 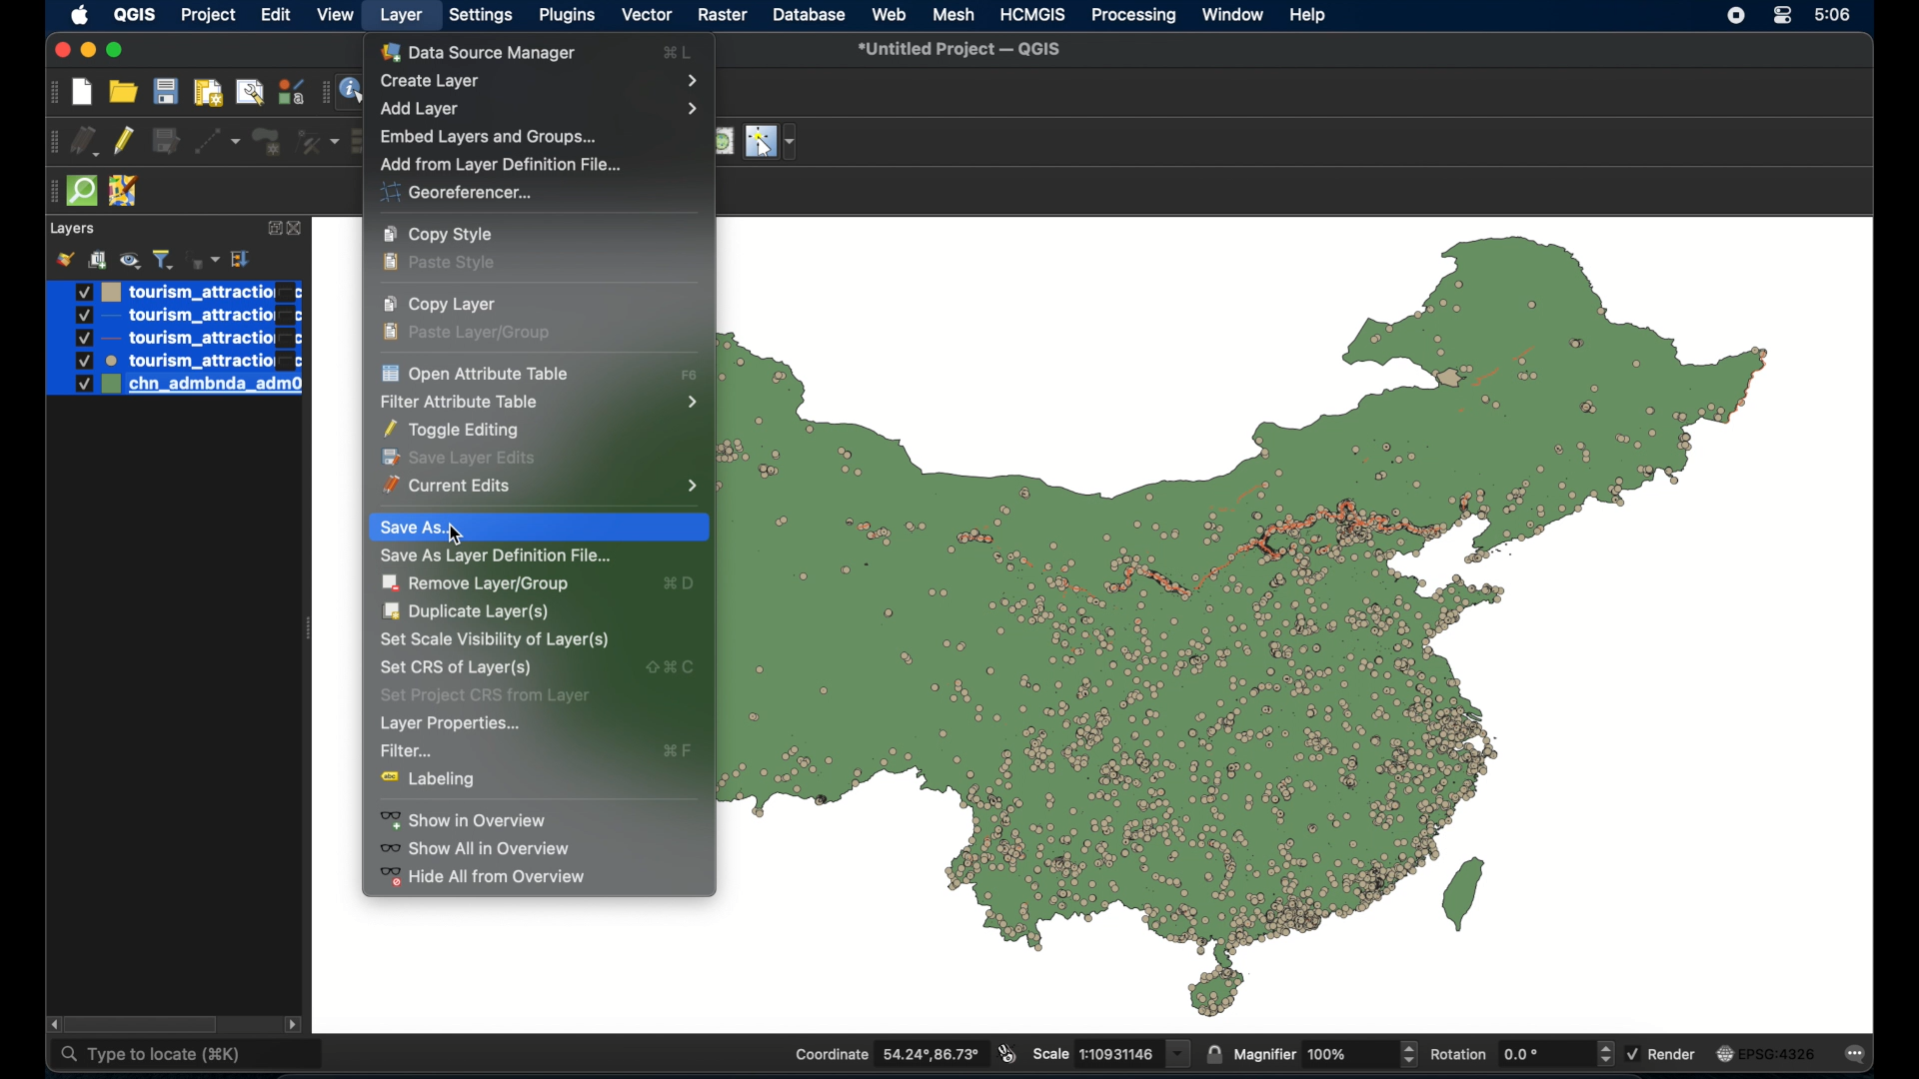 I want to click on drag handle, so click(x=51, y=92).